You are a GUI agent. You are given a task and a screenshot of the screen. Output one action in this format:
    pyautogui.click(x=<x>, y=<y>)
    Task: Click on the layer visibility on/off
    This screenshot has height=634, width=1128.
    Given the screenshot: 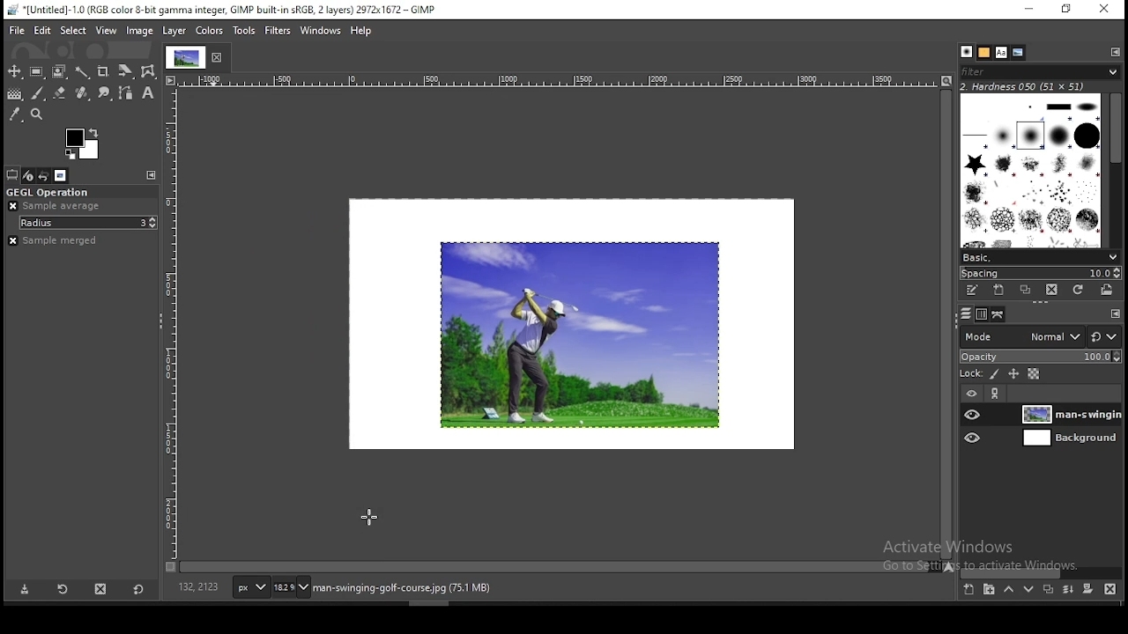 What is the action you would take?
    pyautogui.click(x=971, y=415)
    